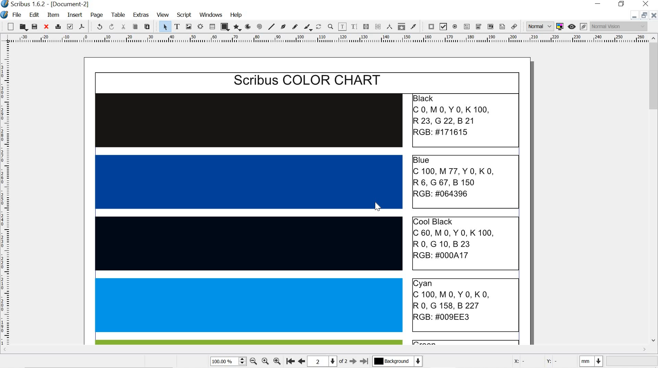  What do you see at coordinates (489, 27) in the screenshot?
I see `pdf list box` at bounding box center [489, 27].